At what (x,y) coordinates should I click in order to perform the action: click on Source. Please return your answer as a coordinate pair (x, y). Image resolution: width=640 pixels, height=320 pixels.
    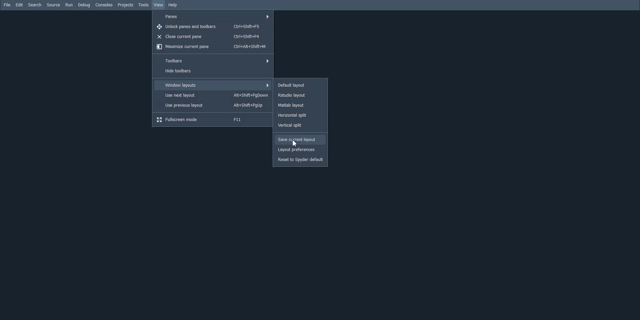
    Looking at the image, I should click on (53, 5).